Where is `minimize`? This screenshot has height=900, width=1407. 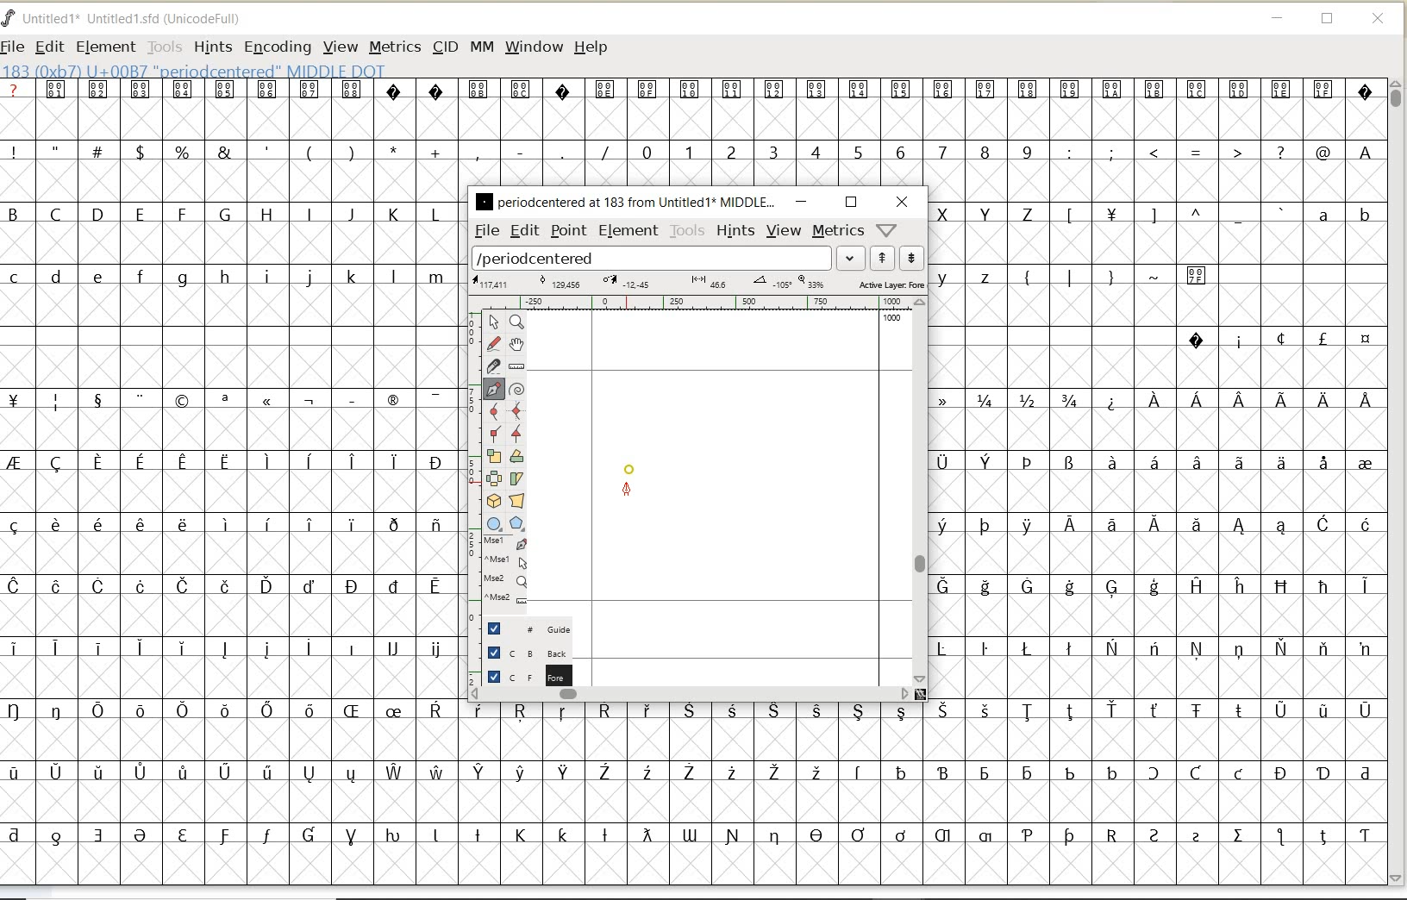
minimize is located at coordinates (801, 202).